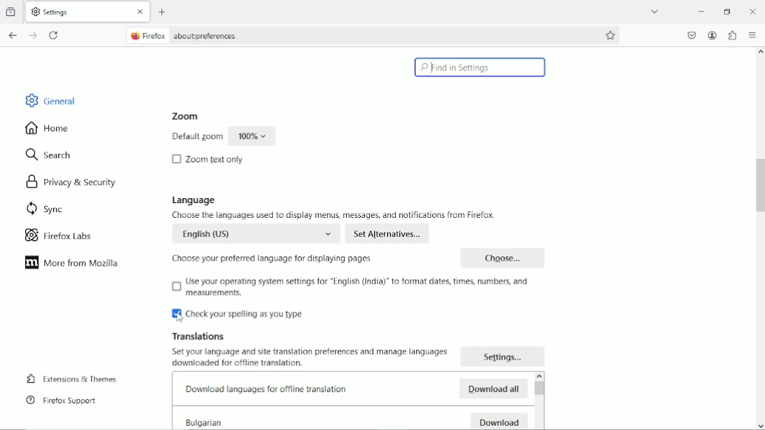 Image resolution: width=765 pixels, height=430 pixels. What do you see at coordinates (498, 422) in the screenshot?
I see `Download` at bounding box center [498, 422].